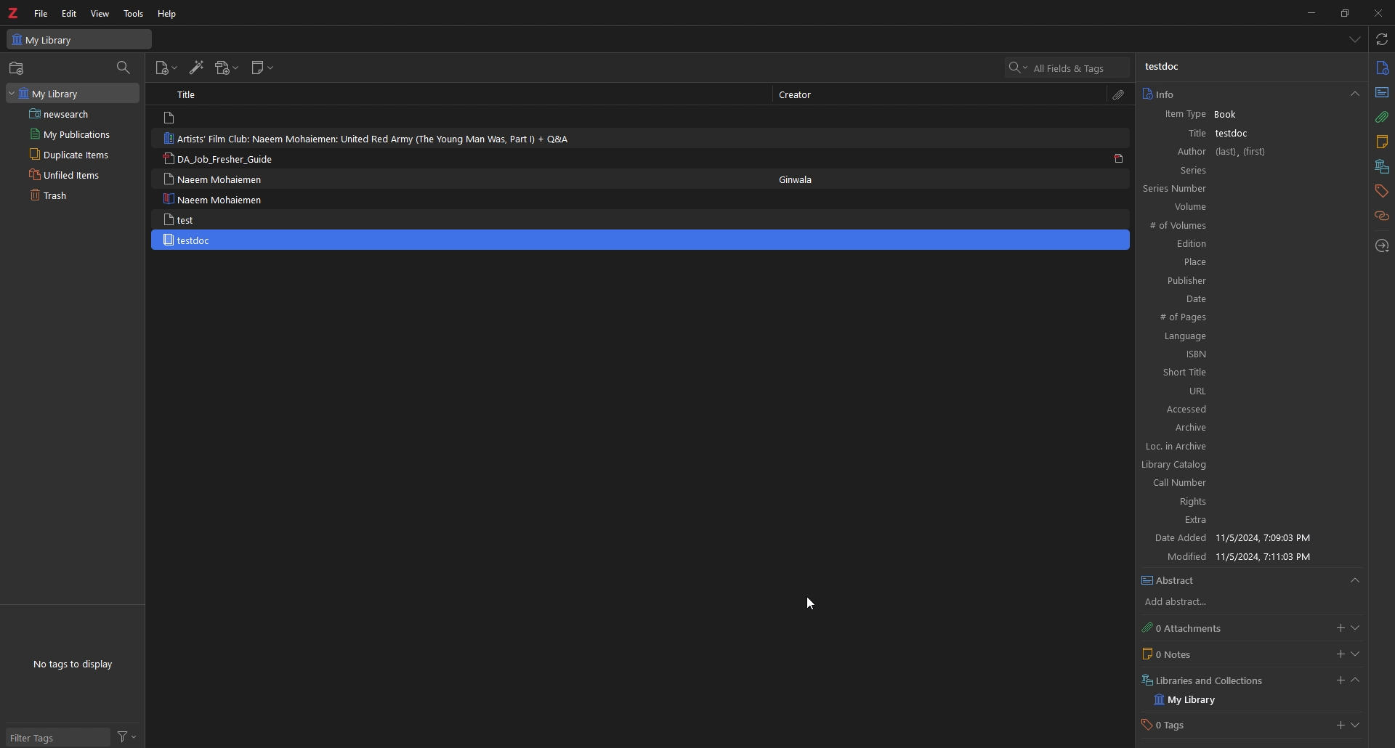 This screenshot has height=748, width=1395. What do you see at coordinates (263, 68) in the screenshot?
I see `new note` at bounding box center [263, 68].